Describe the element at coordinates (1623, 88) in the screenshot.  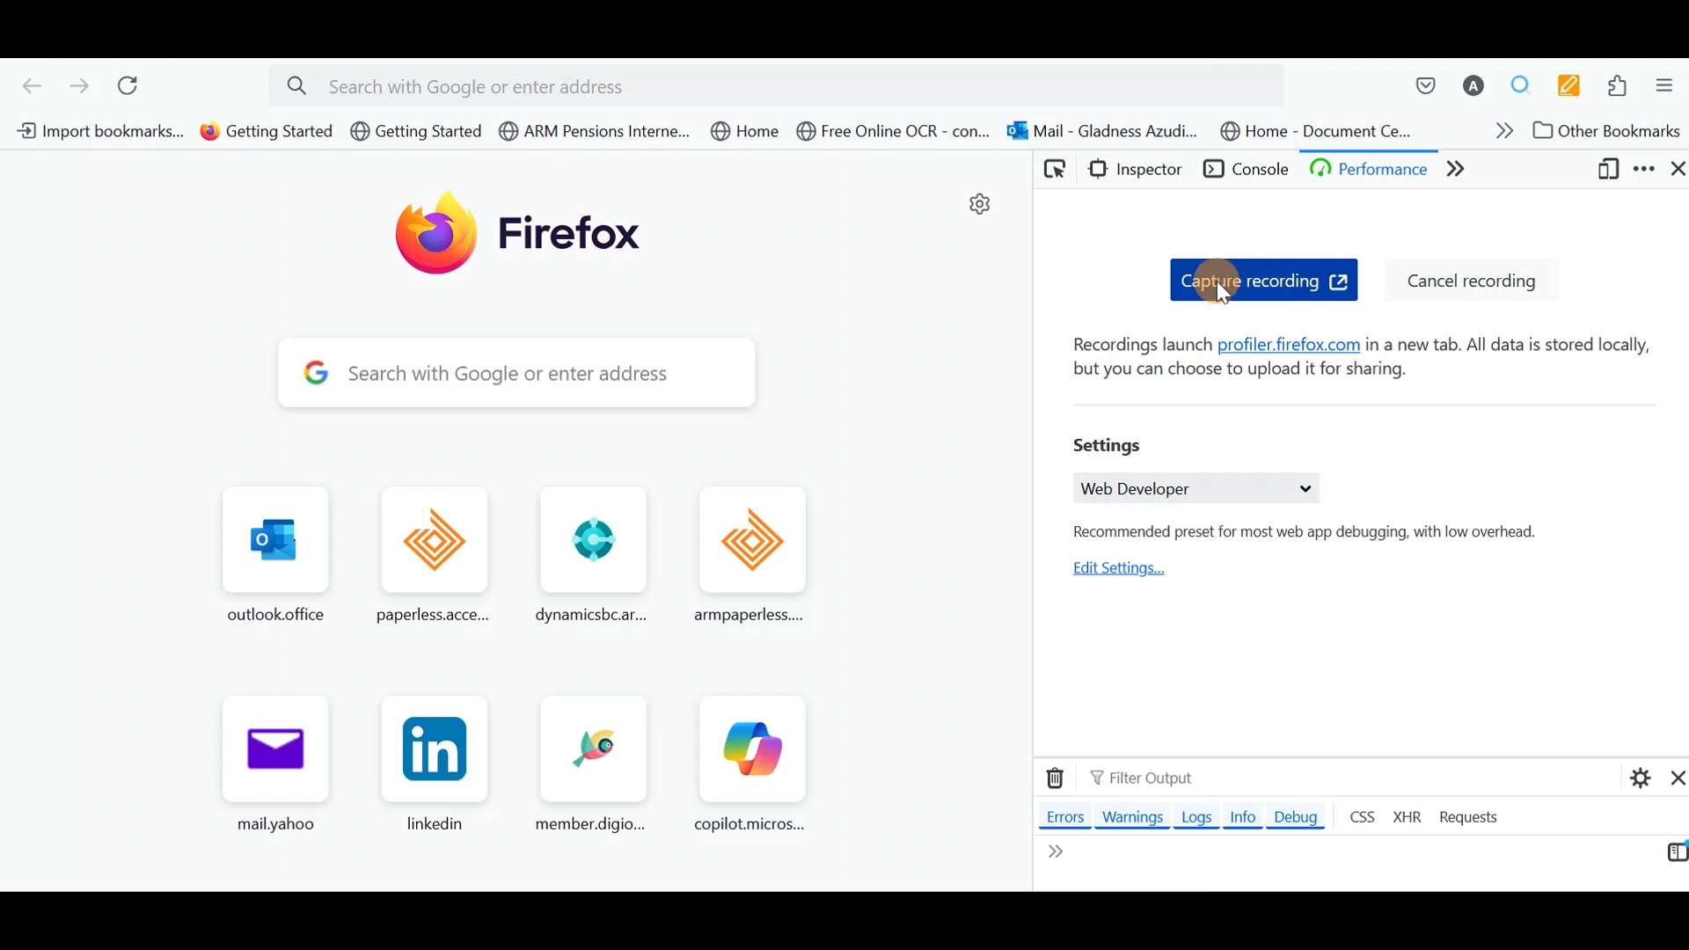
I see `Extensions` at that location.